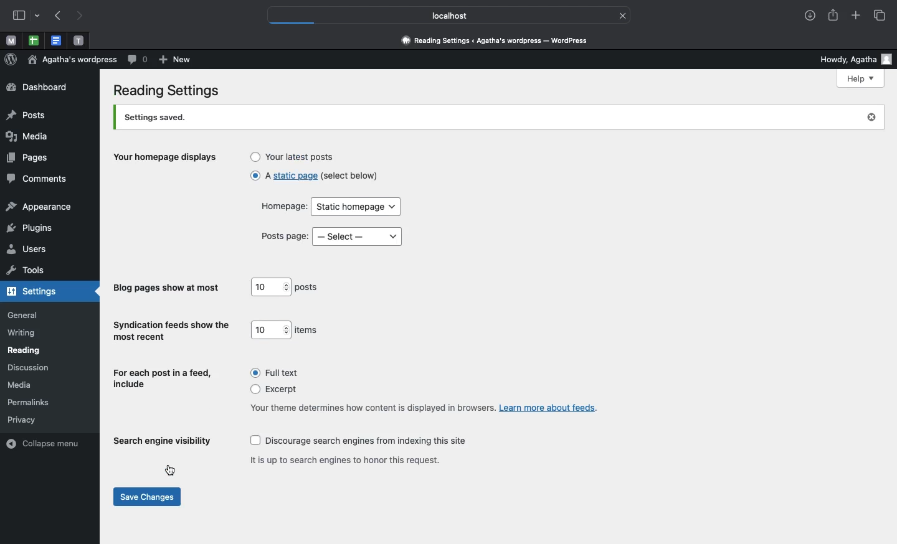  What do you see at coordinates (168, 159) in the screenshot?
I see `your homepage displays` at bounding box center [168, 159].